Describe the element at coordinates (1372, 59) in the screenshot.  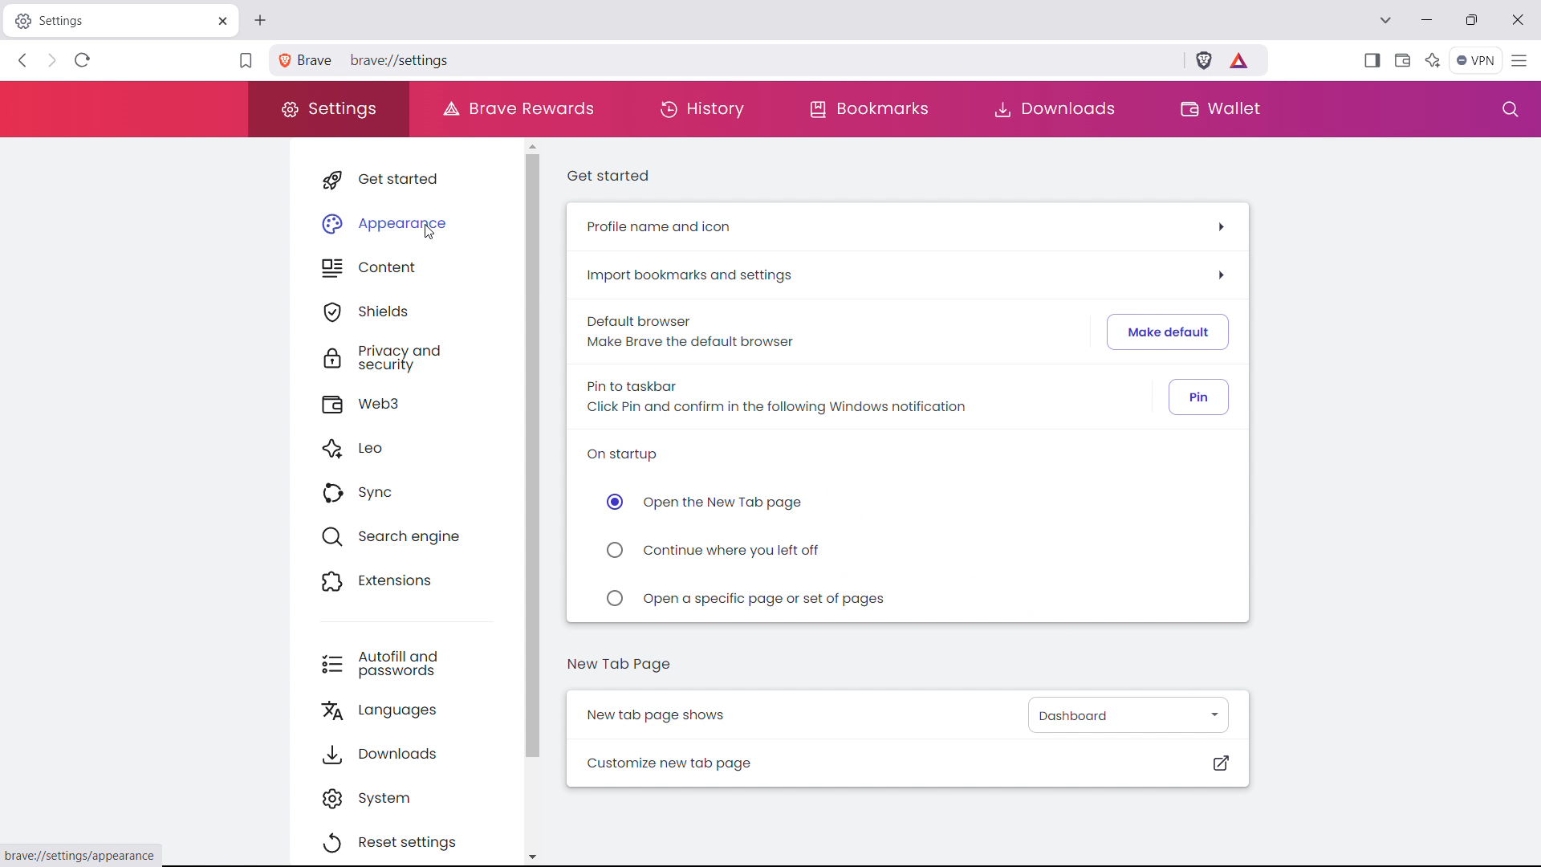
I see `show sidebar` at that location.